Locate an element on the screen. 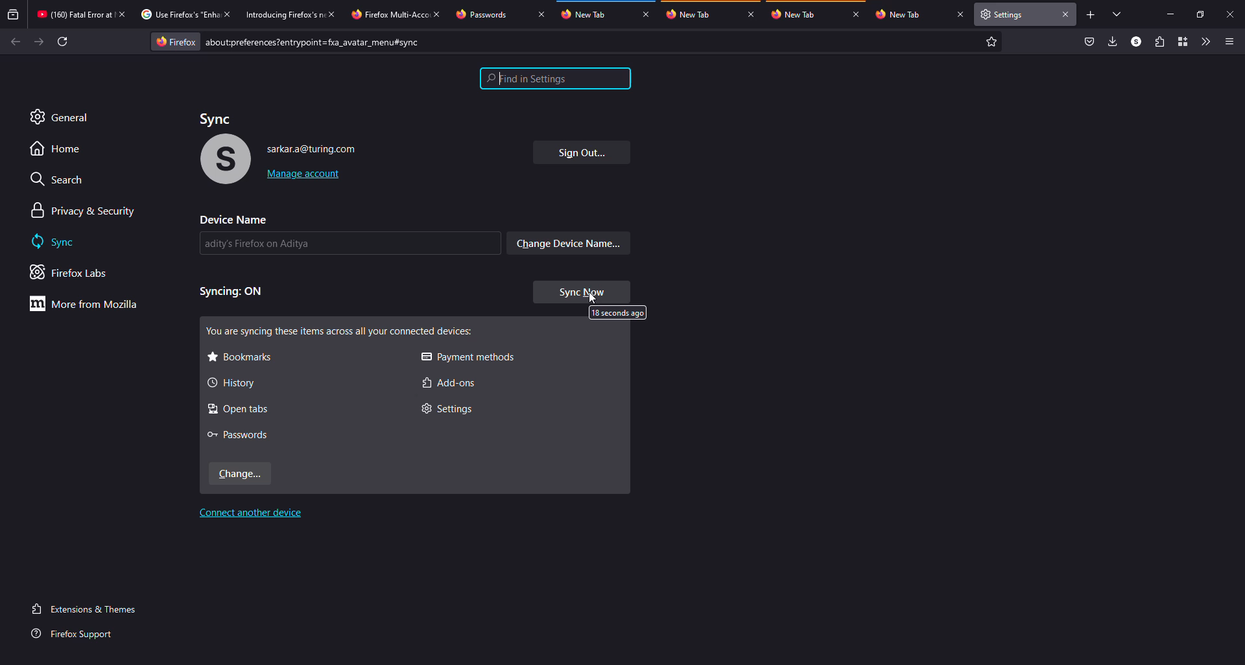 The height and width of the screenshot is (665, 1245). bookmarks is located at coordinates (242, 356).